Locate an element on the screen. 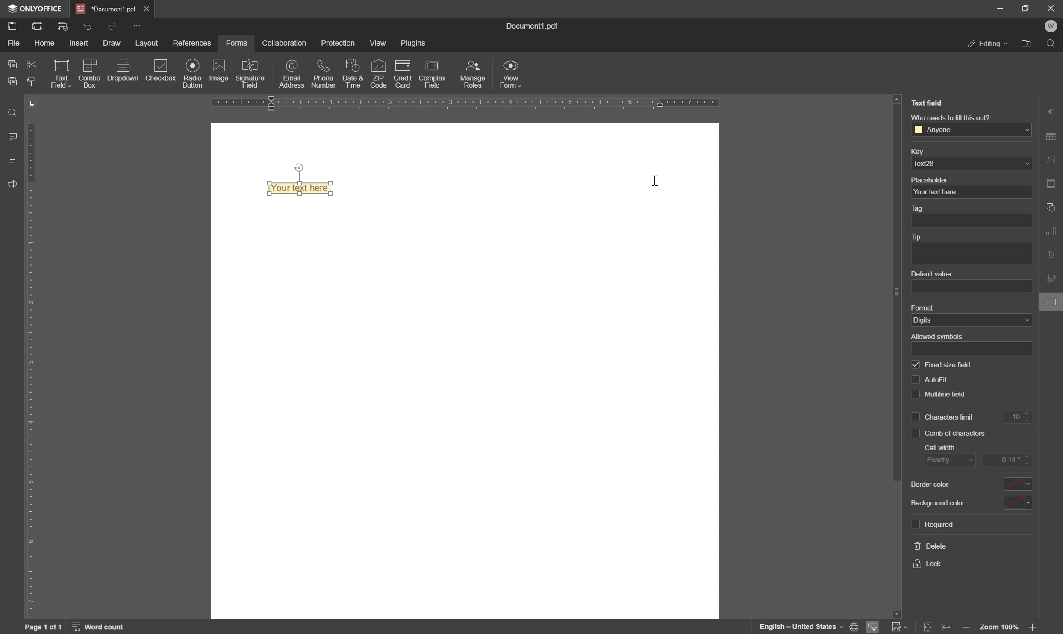 The height and width of the screenshot is (634, 1063). header and footer settings is located at coordinates (1051, 183).